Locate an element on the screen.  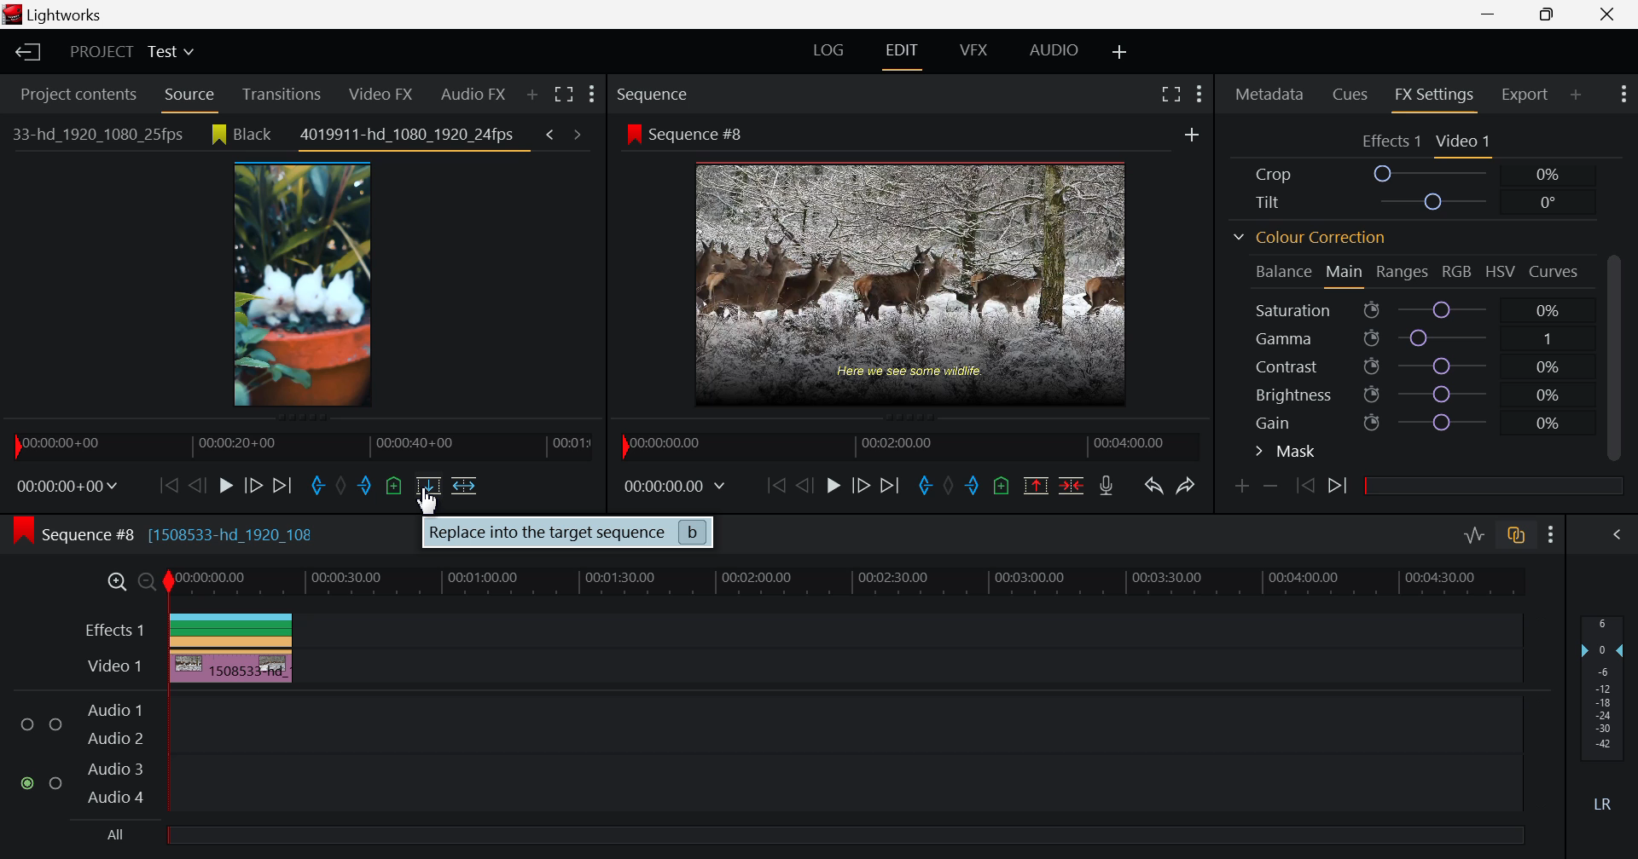
Tilt is located at coordinates (1409, 201).